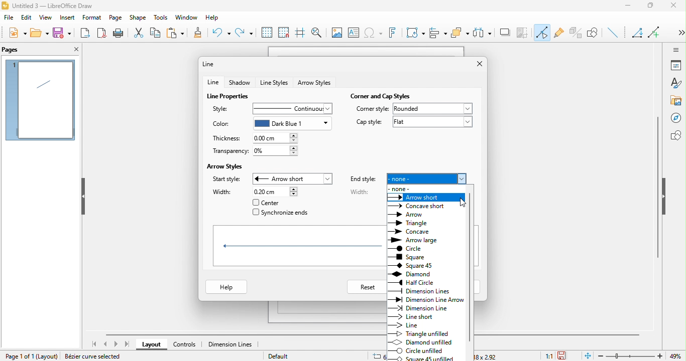 The image size is (686, 361). Describe the element at coordinates (221, 34) in the screenshot. I see `undo` at that location.